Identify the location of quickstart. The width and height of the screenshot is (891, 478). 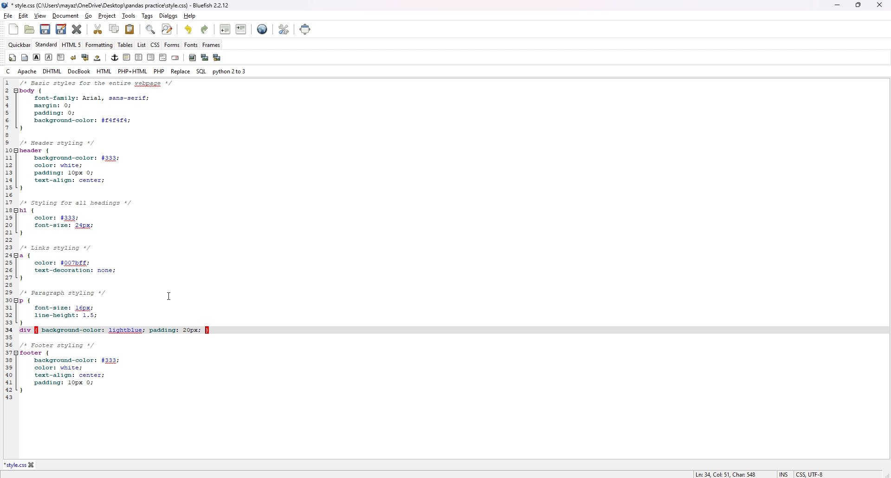
(13, 58).